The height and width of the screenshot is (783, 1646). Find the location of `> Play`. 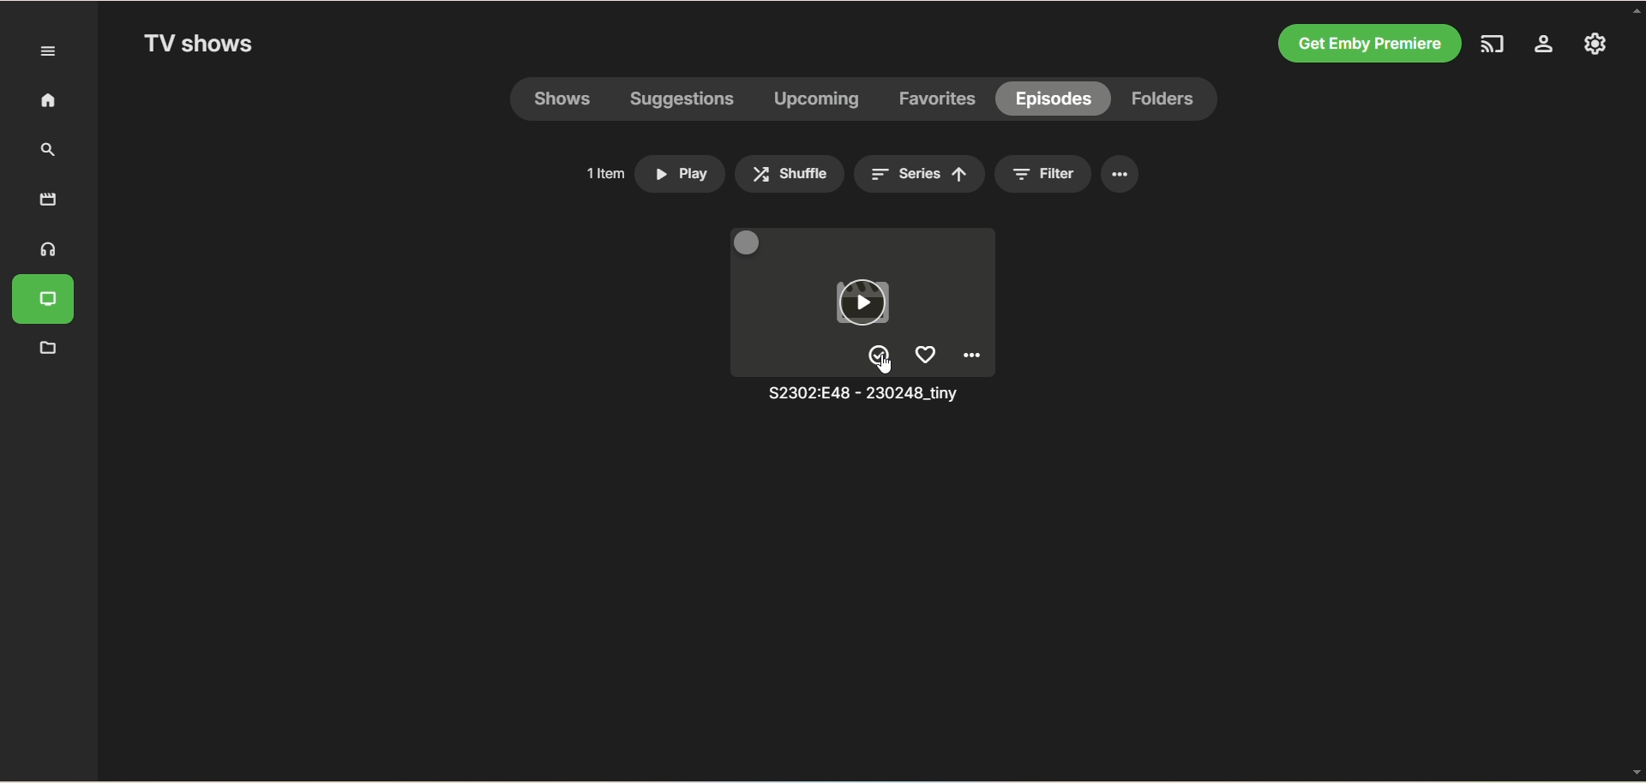

> Play is located at coordinates (682, 170).